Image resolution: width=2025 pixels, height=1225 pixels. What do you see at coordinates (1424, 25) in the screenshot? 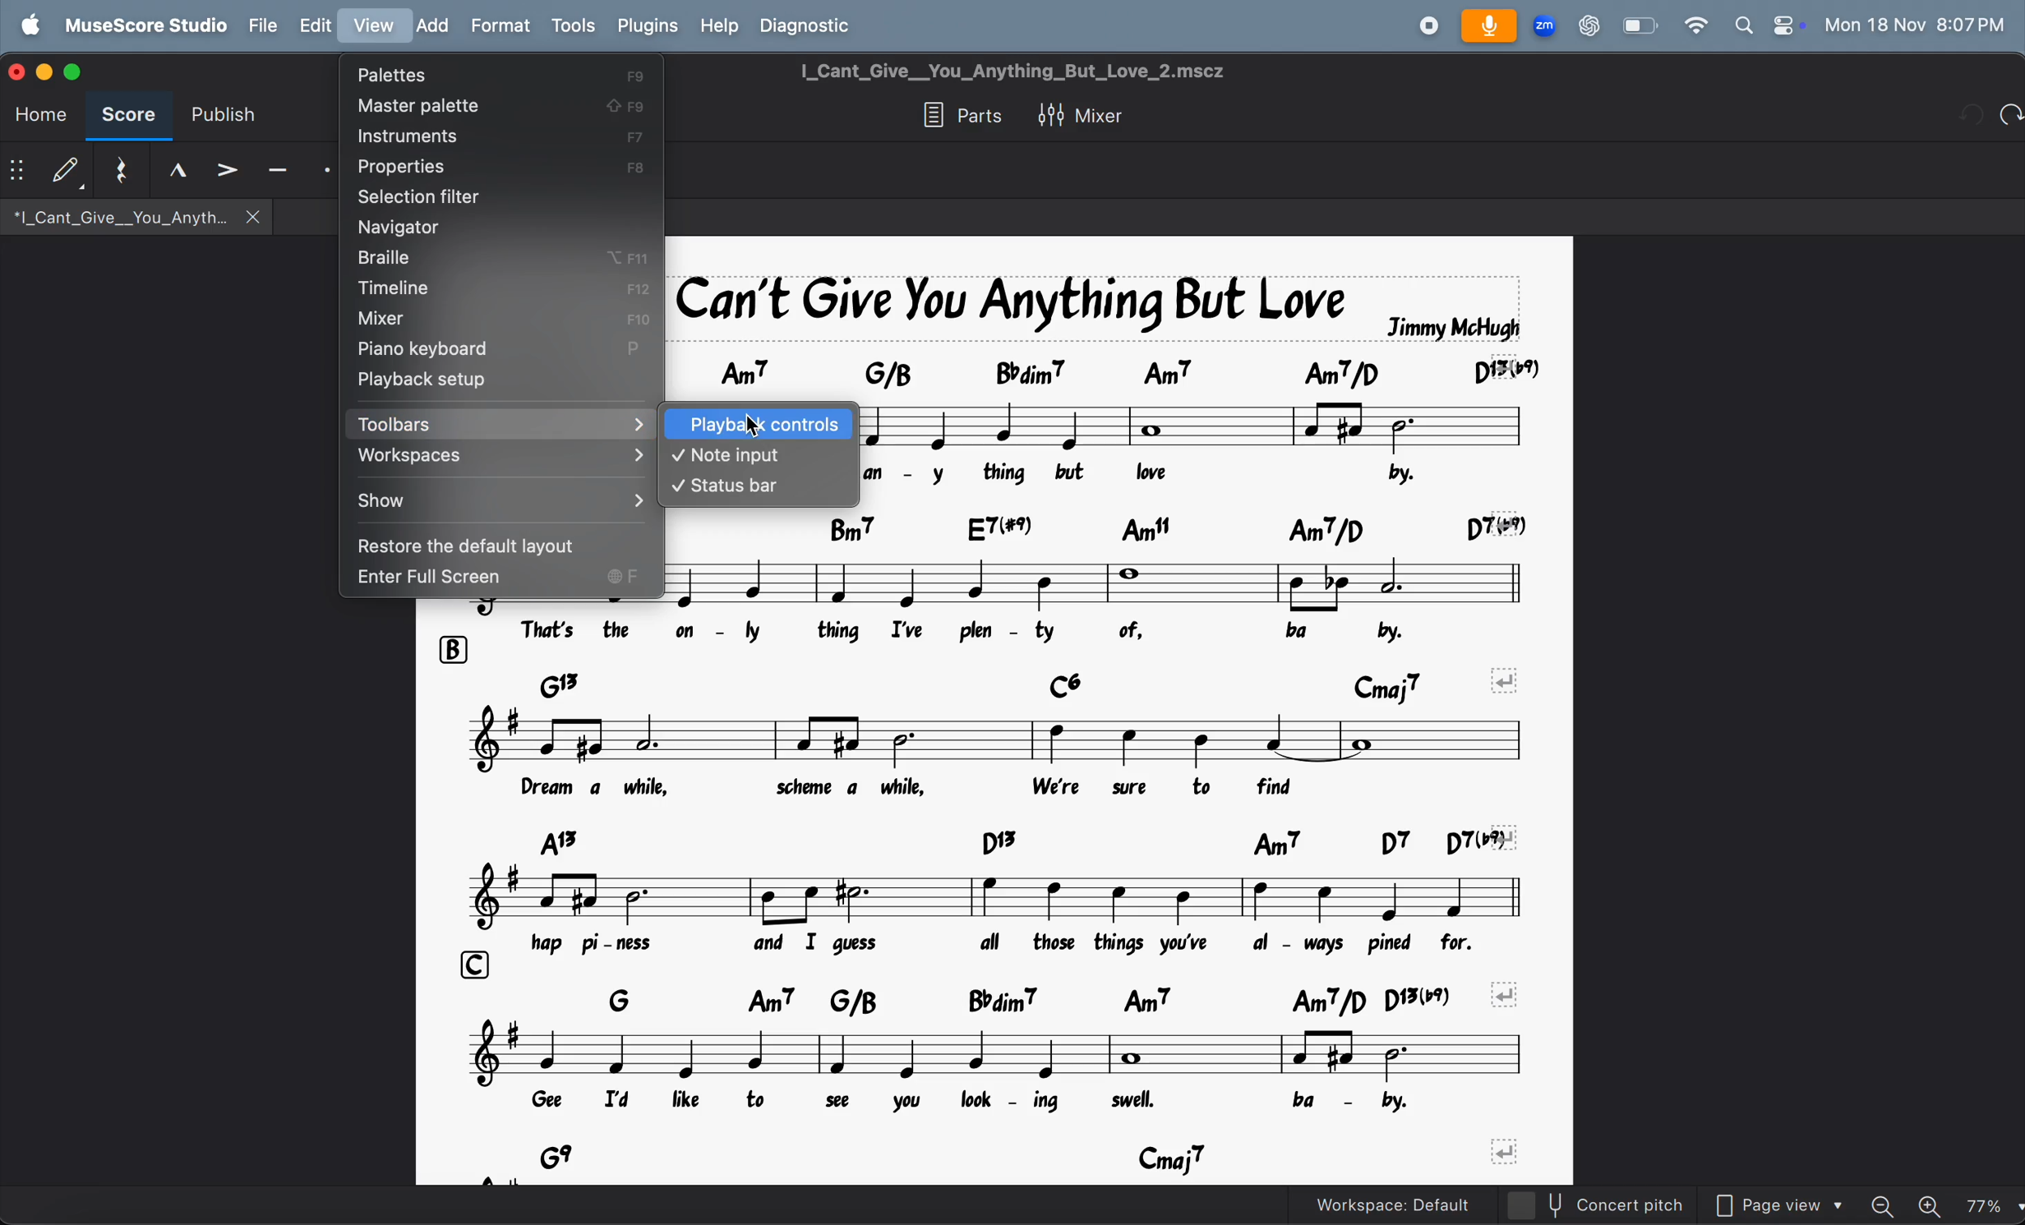
I see `record` at bounding box center [1424, 25].